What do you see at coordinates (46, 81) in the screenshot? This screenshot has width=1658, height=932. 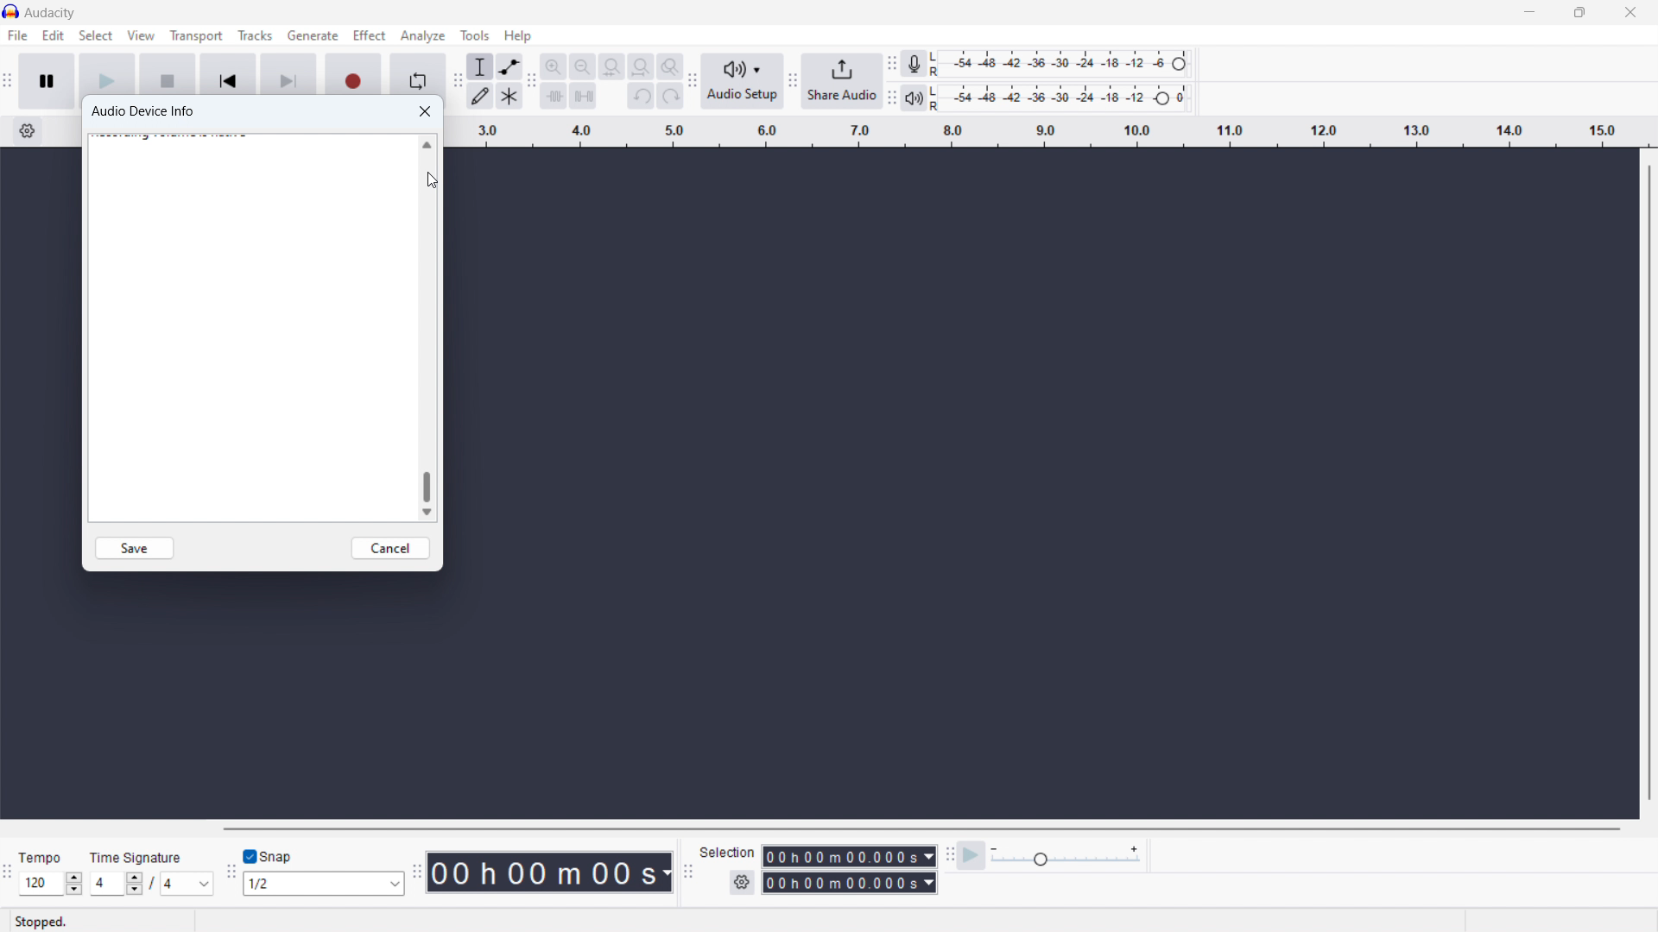 I see `pause` at bounding box center [46, 81].